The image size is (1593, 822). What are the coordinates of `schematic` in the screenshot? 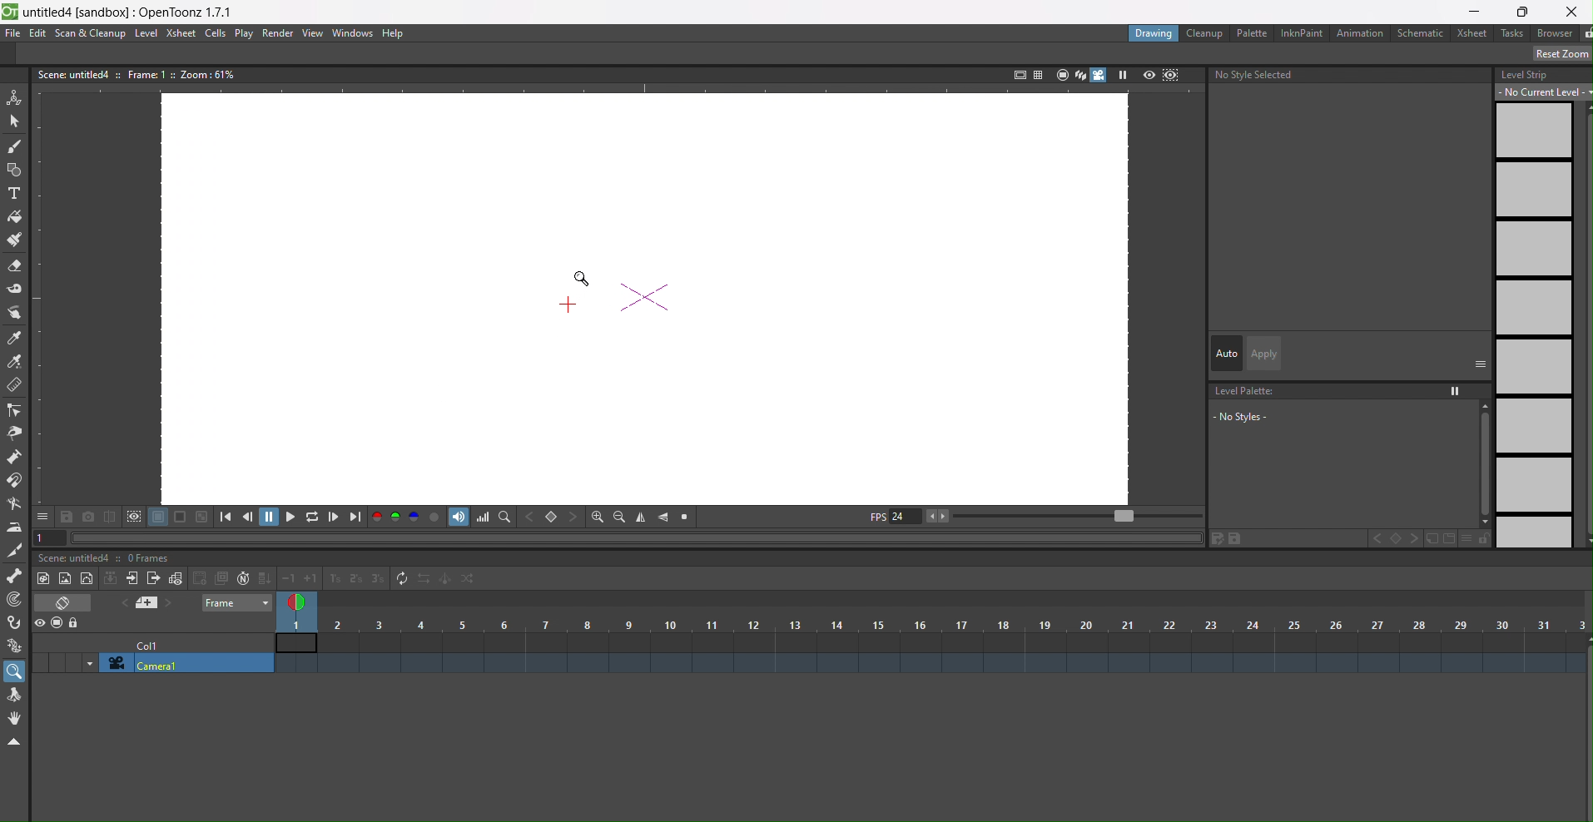 It's located at (1422, 32).